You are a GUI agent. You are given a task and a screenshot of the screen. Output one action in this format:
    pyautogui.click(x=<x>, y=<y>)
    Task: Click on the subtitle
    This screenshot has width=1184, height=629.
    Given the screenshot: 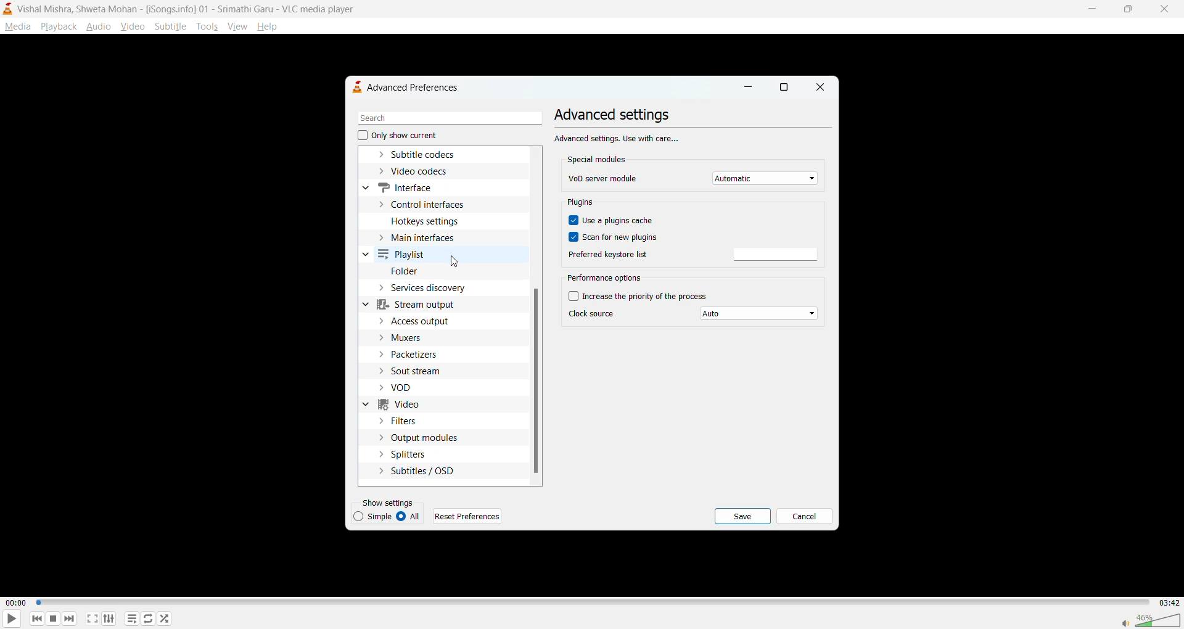 What is the action you would take?
    pyautogui.click(x=171, y=26)
    